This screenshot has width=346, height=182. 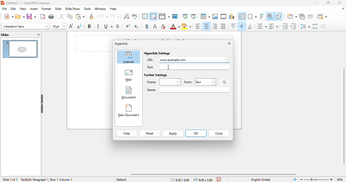 What do you see at coordinates (204, 179) in the screenshot?
I see `9.00 x5.00` at bounding box center [204, 179].